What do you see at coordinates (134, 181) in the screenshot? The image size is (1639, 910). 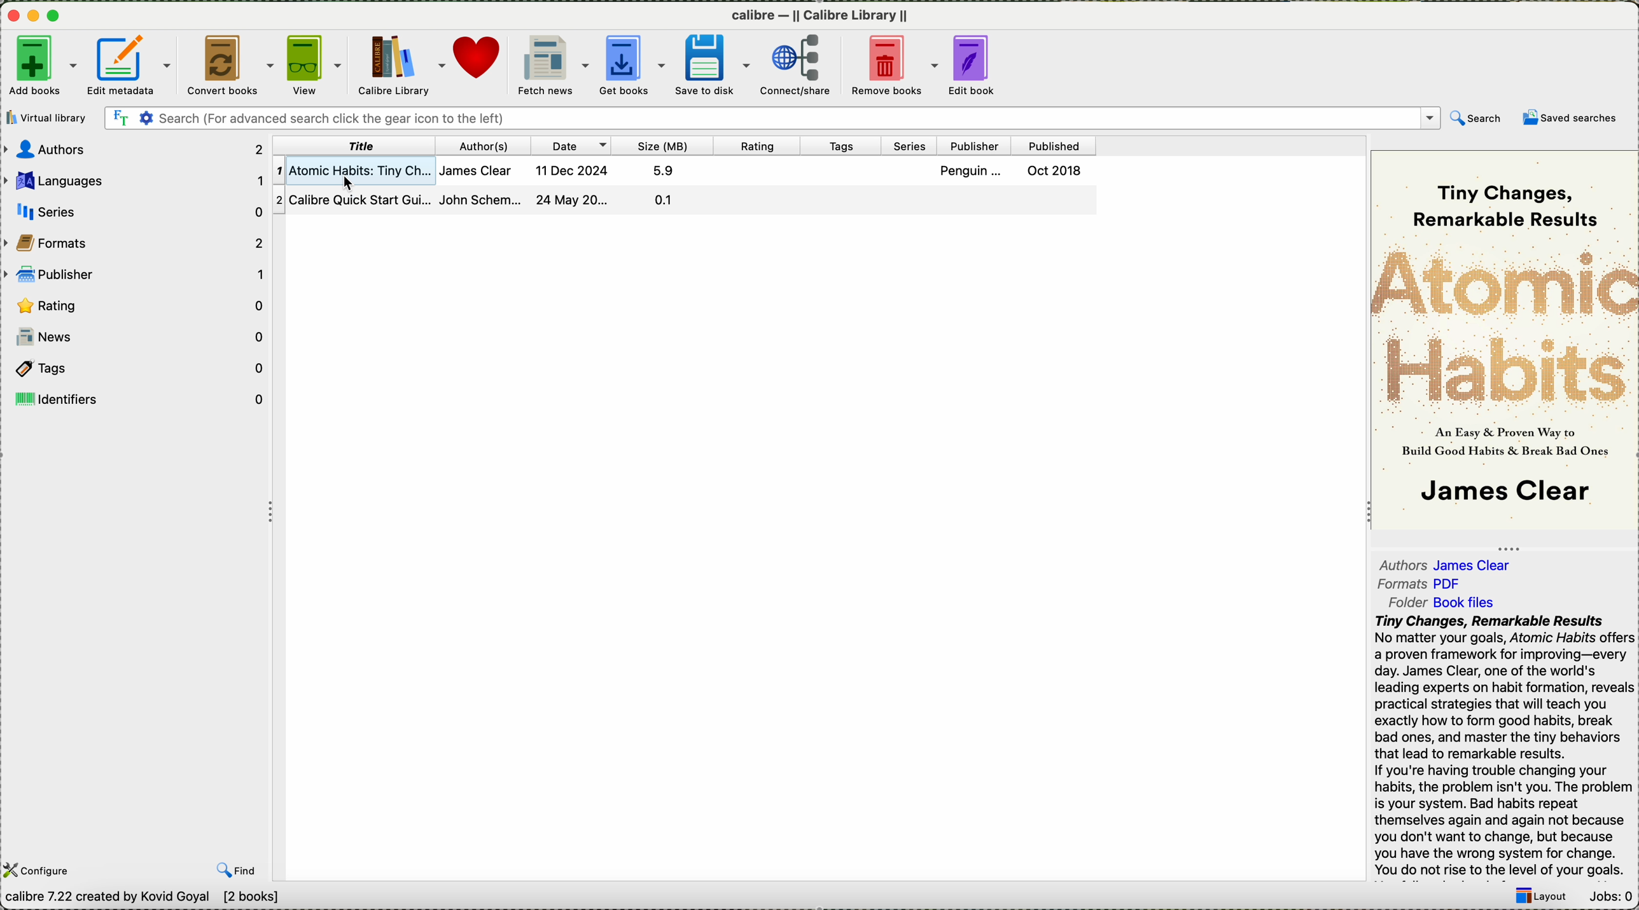 I see `languages` at bounding box center [134, 181].